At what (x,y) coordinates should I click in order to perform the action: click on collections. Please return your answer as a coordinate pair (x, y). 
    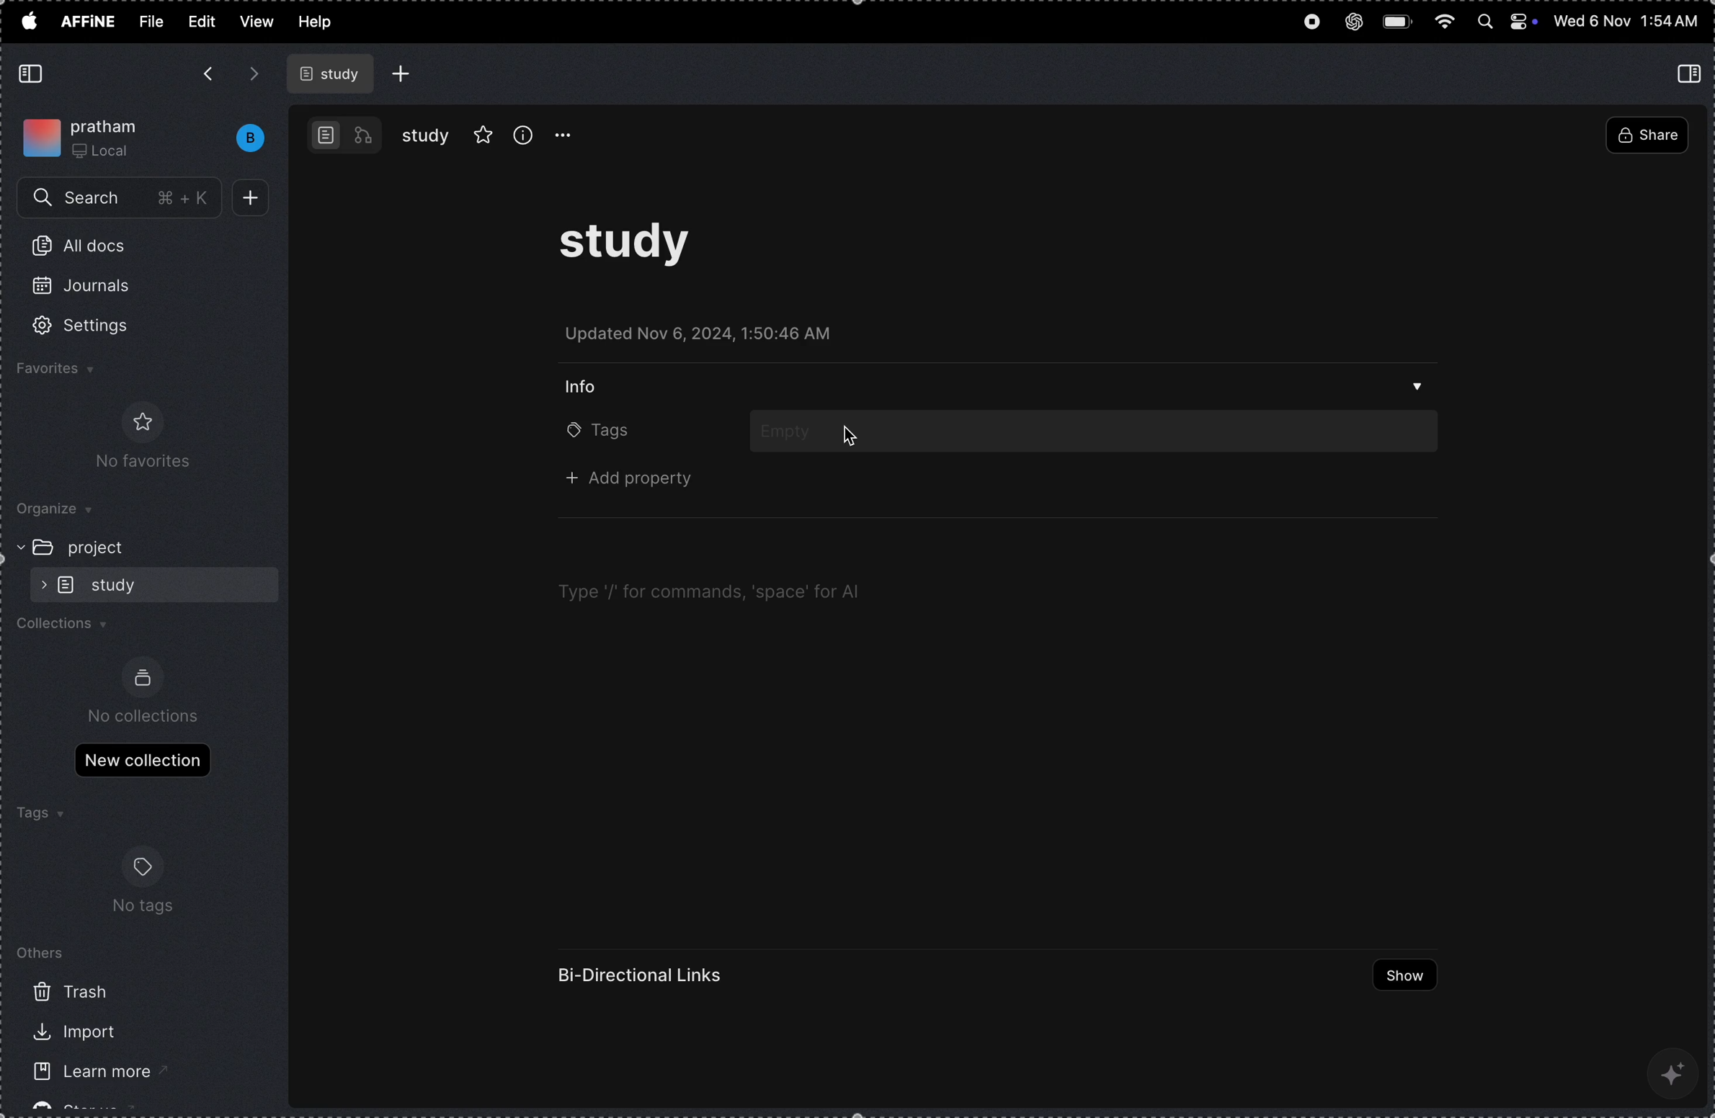
    Looking at the image, I should click on (70, 627).